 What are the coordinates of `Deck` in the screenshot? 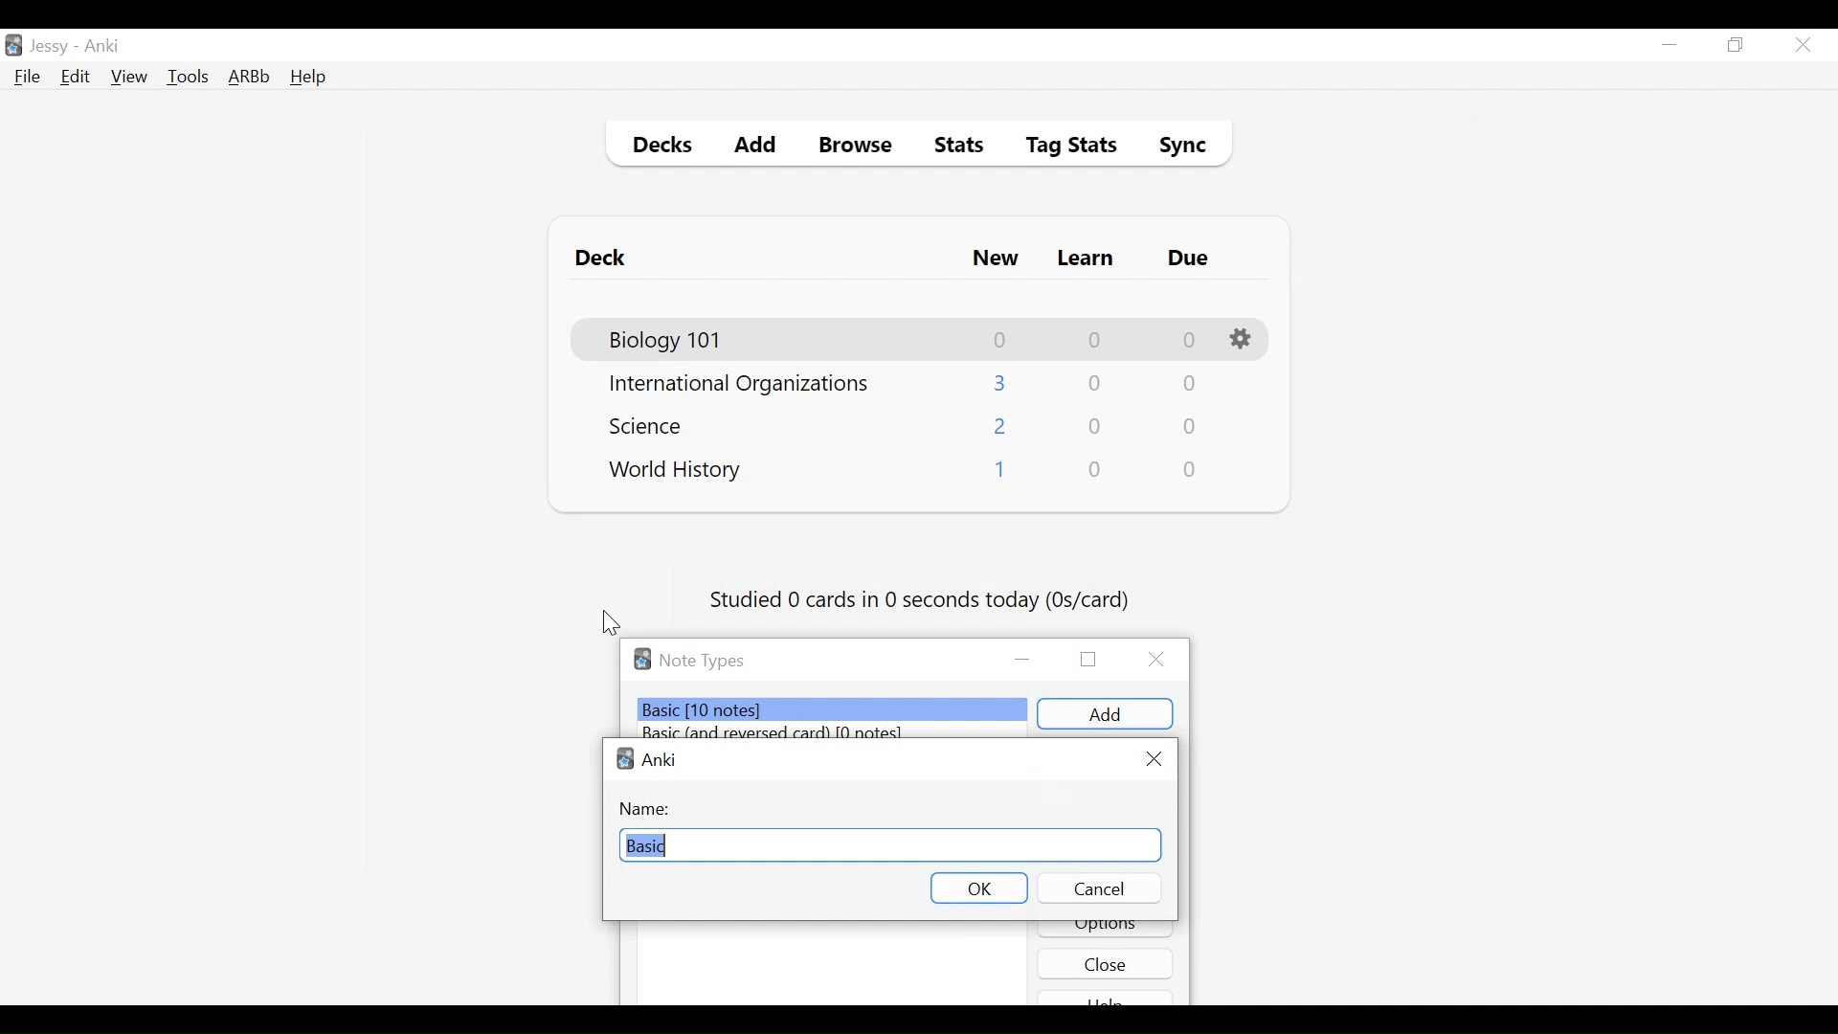 It's located at (605, 258).